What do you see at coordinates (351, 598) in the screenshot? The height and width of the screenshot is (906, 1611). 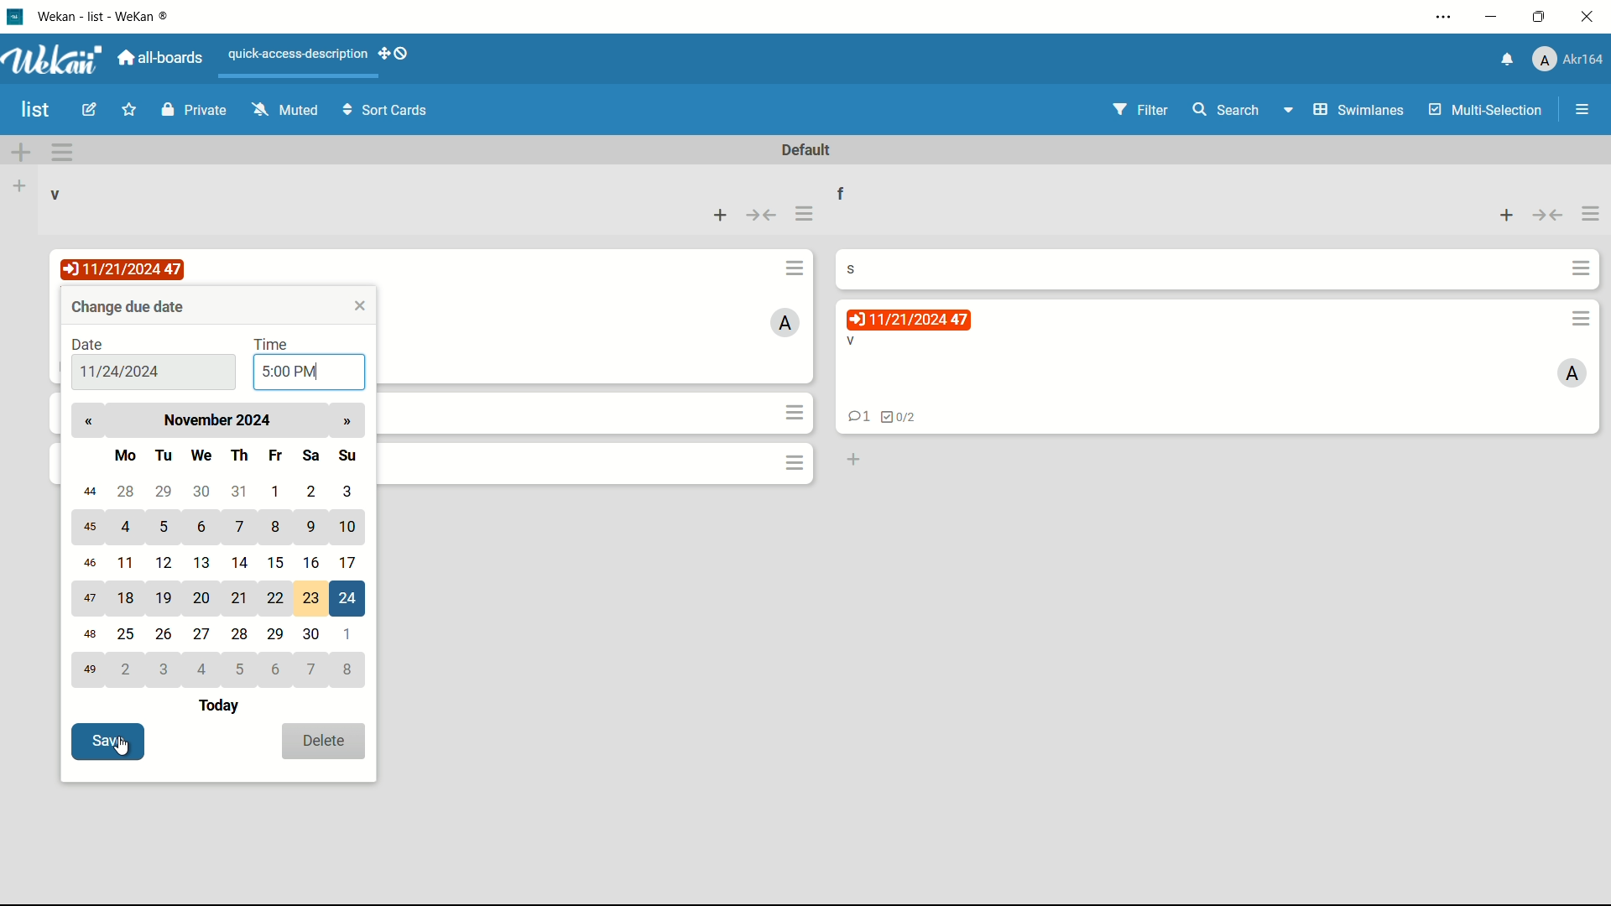 I see `24` at bounding box center [351, 598].